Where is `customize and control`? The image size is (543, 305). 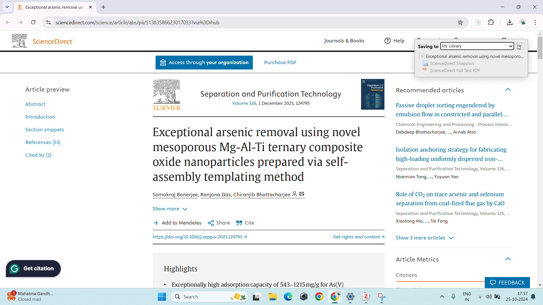 customize and control is located at coordinates (536, 22).